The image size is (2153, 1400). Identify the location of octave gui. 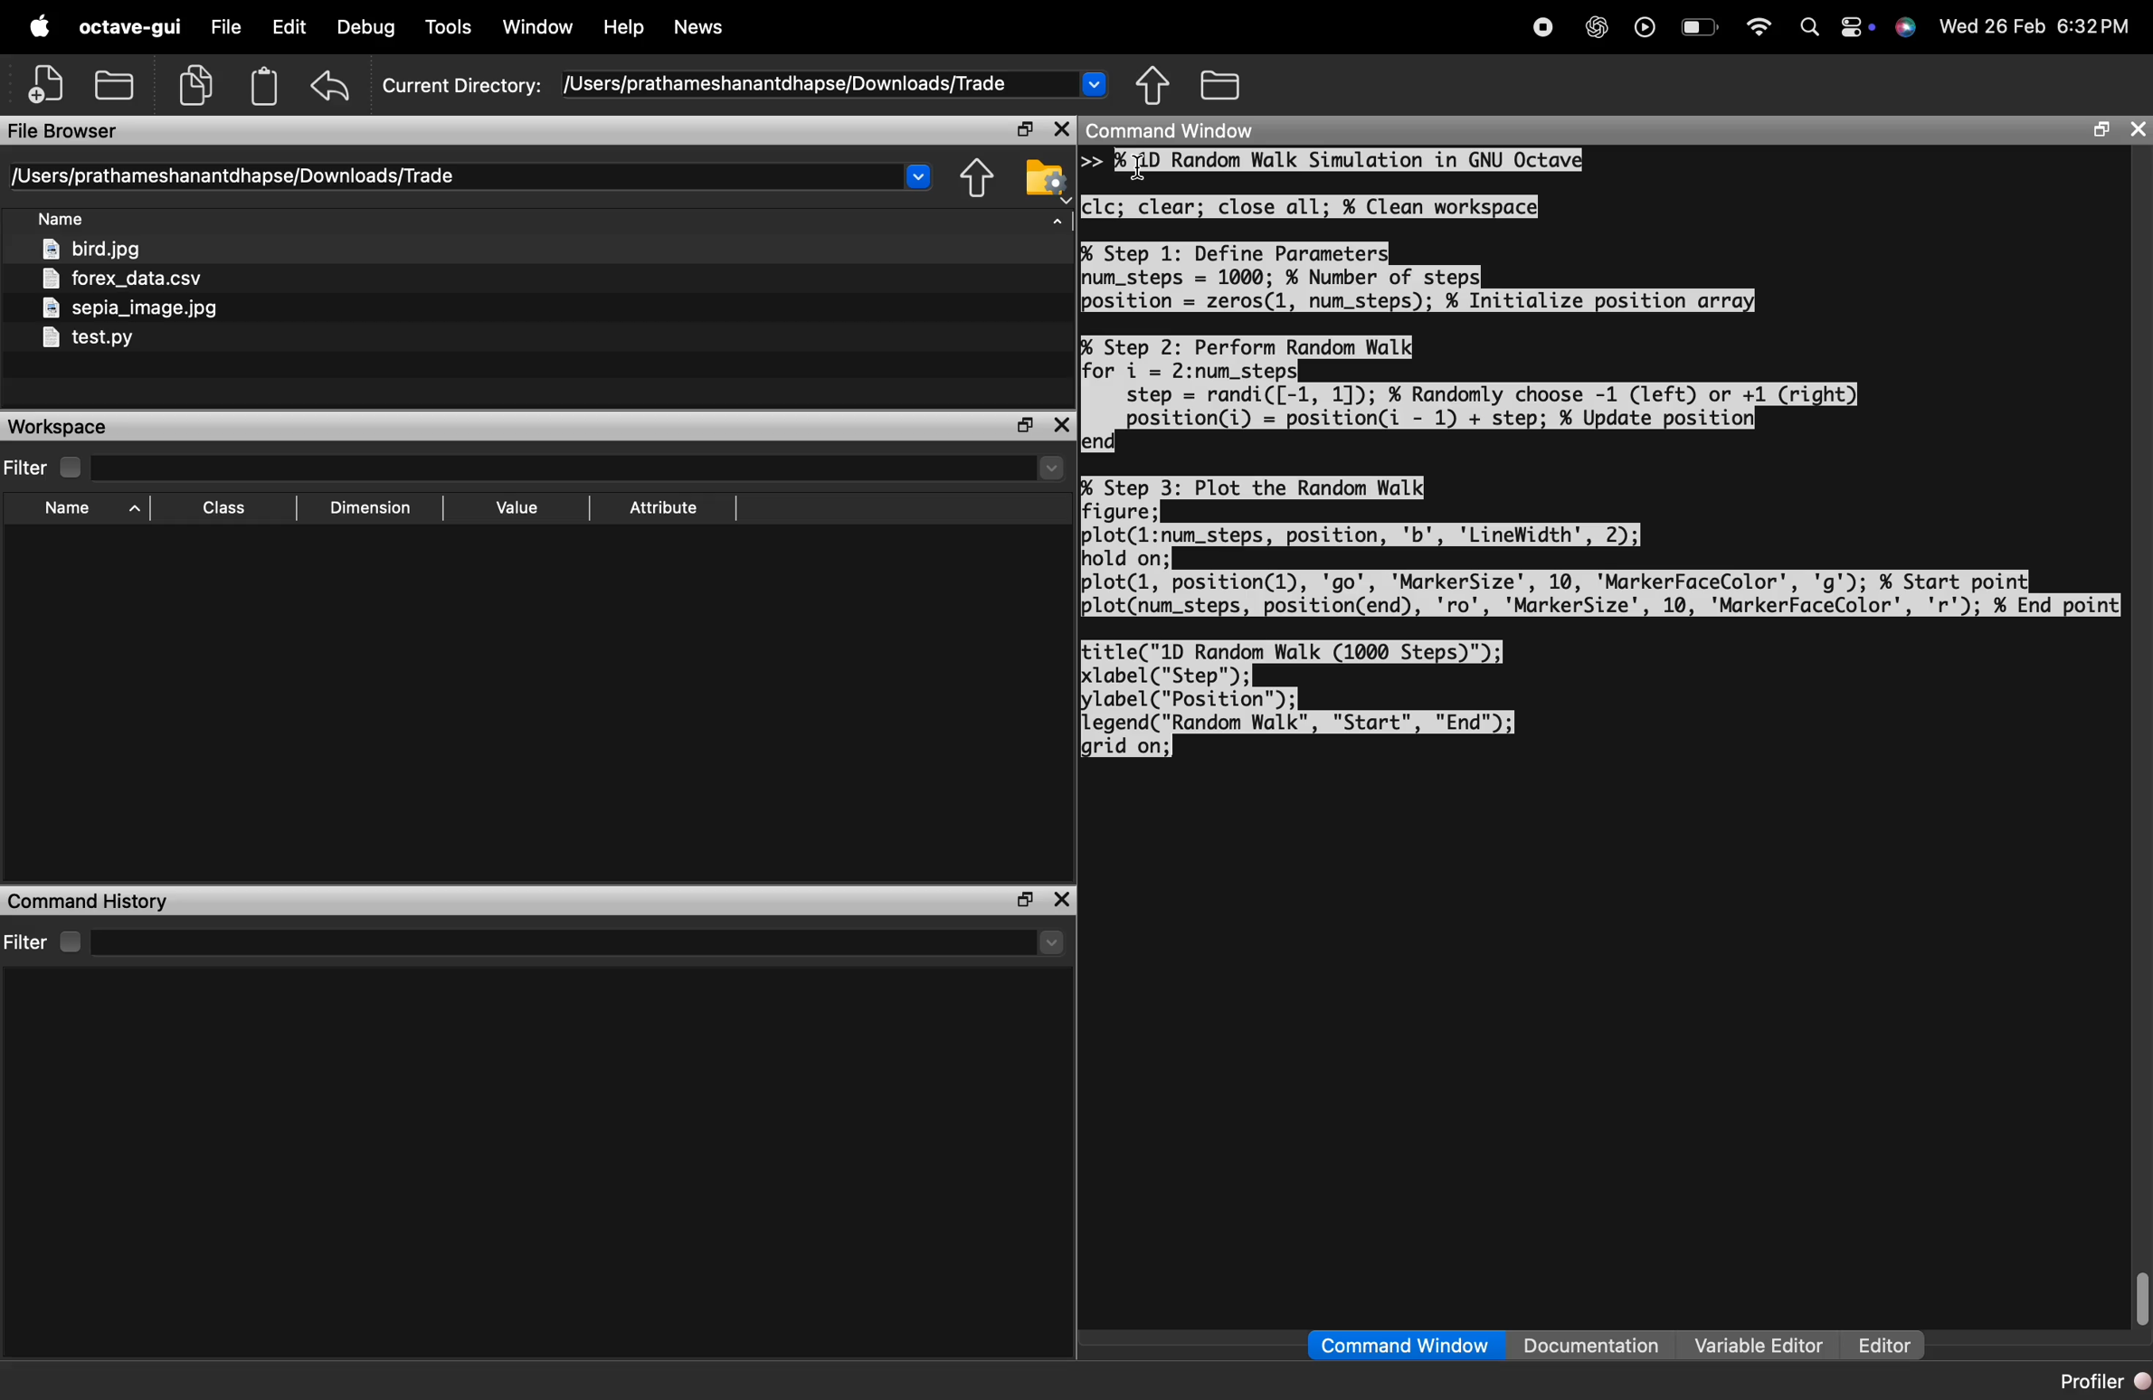
(128, 27).